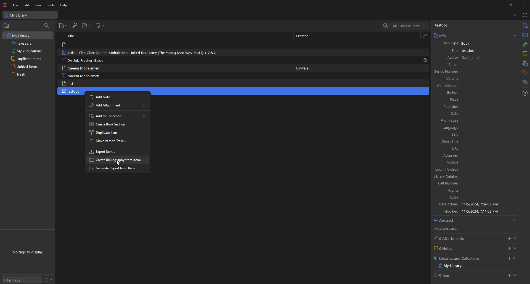  I want to click on # of Volumes, so click(470, 86).